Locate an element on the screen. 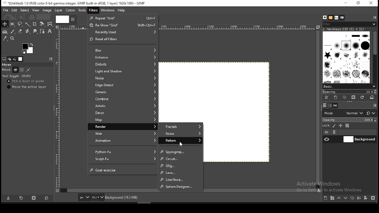  minimize is located at coordinates (346, 4).